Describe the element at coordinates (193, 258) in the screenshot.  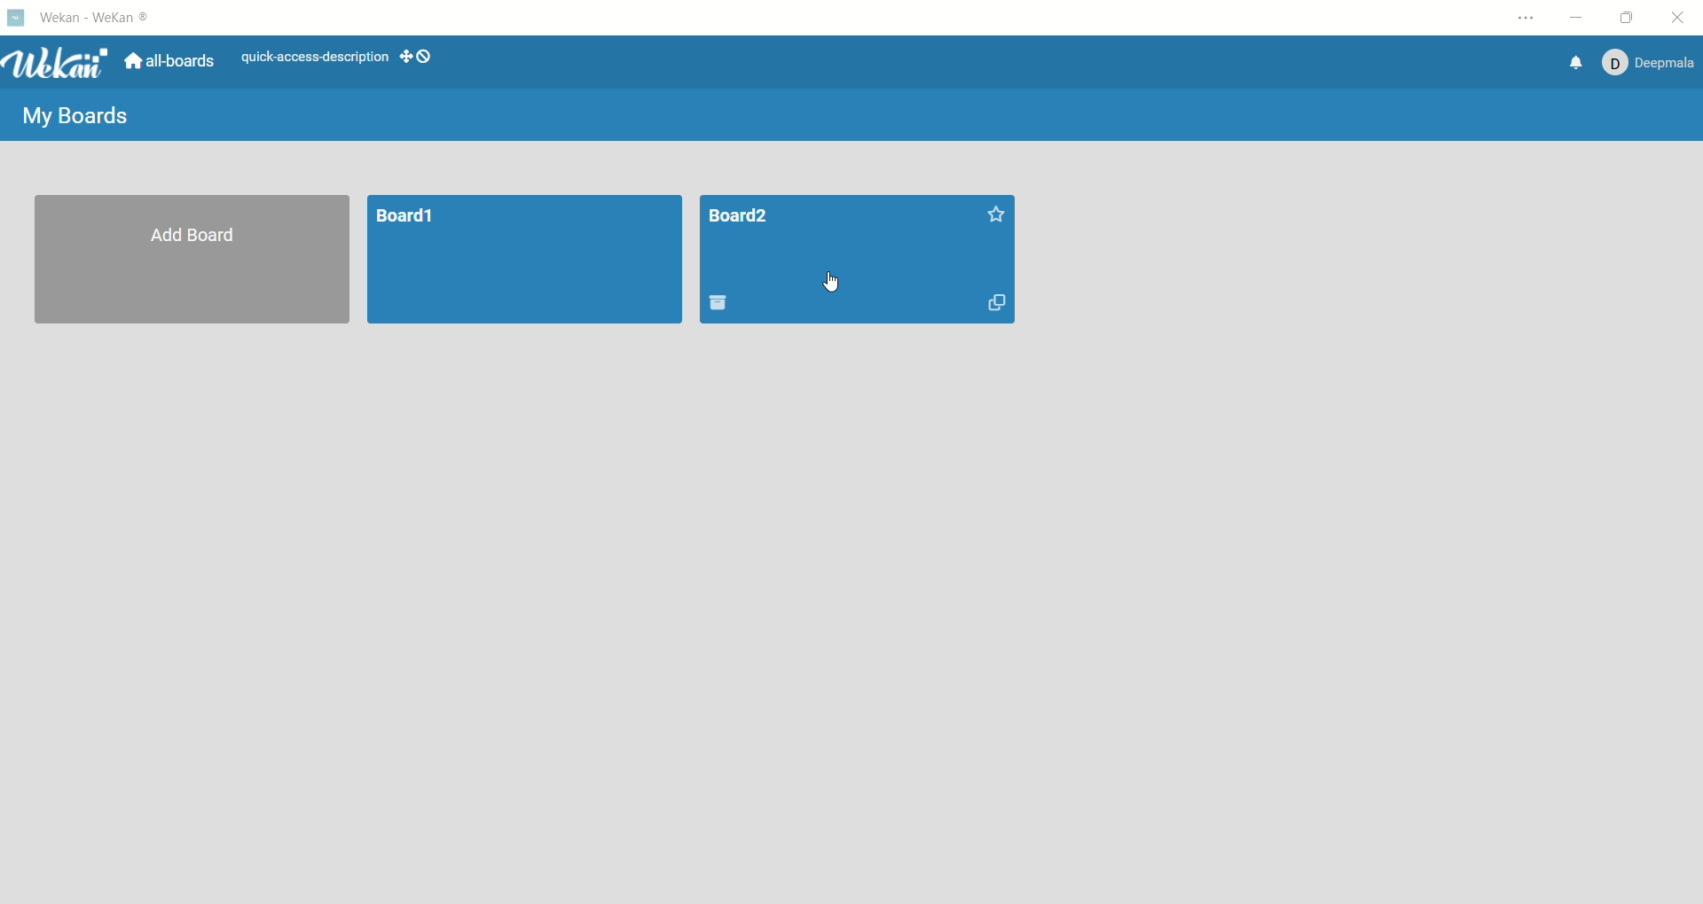
I see `add board` at that location.